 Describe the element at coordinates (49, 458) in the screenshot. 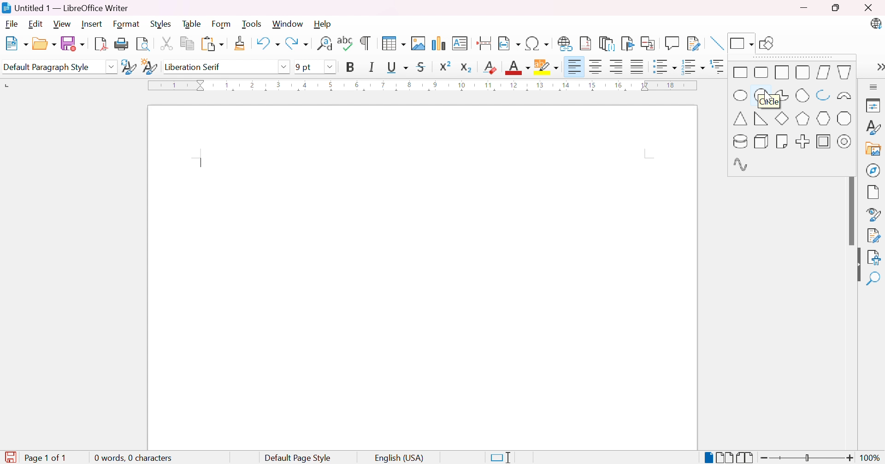

I see `Page 1 of 1` at that location.